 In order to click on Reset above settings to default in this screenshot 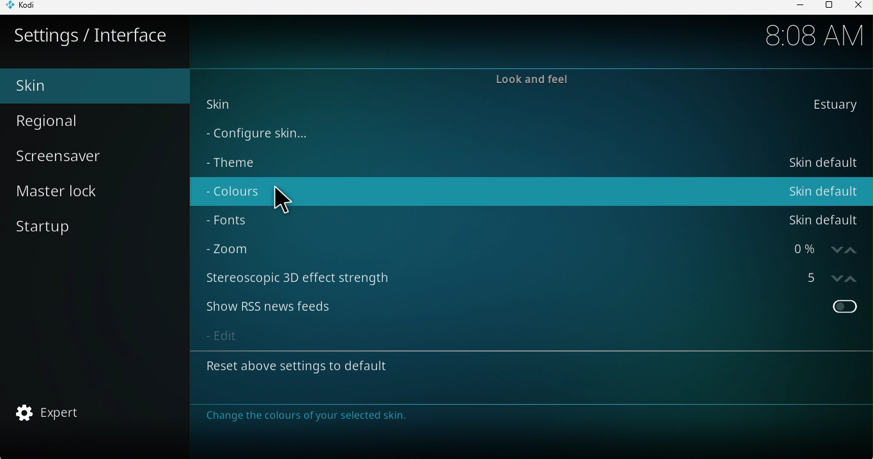, I will do `click(525, 370)`.